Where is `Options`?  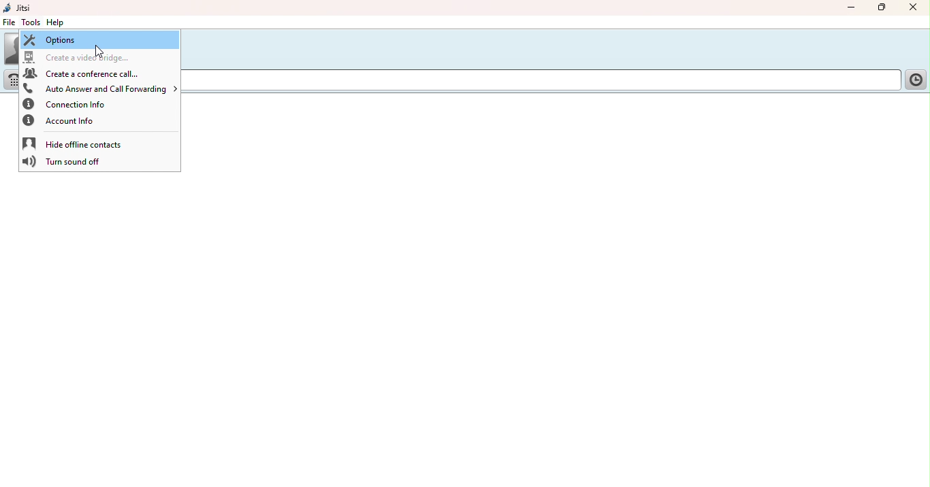 Options is located at coordinates (99, 39).